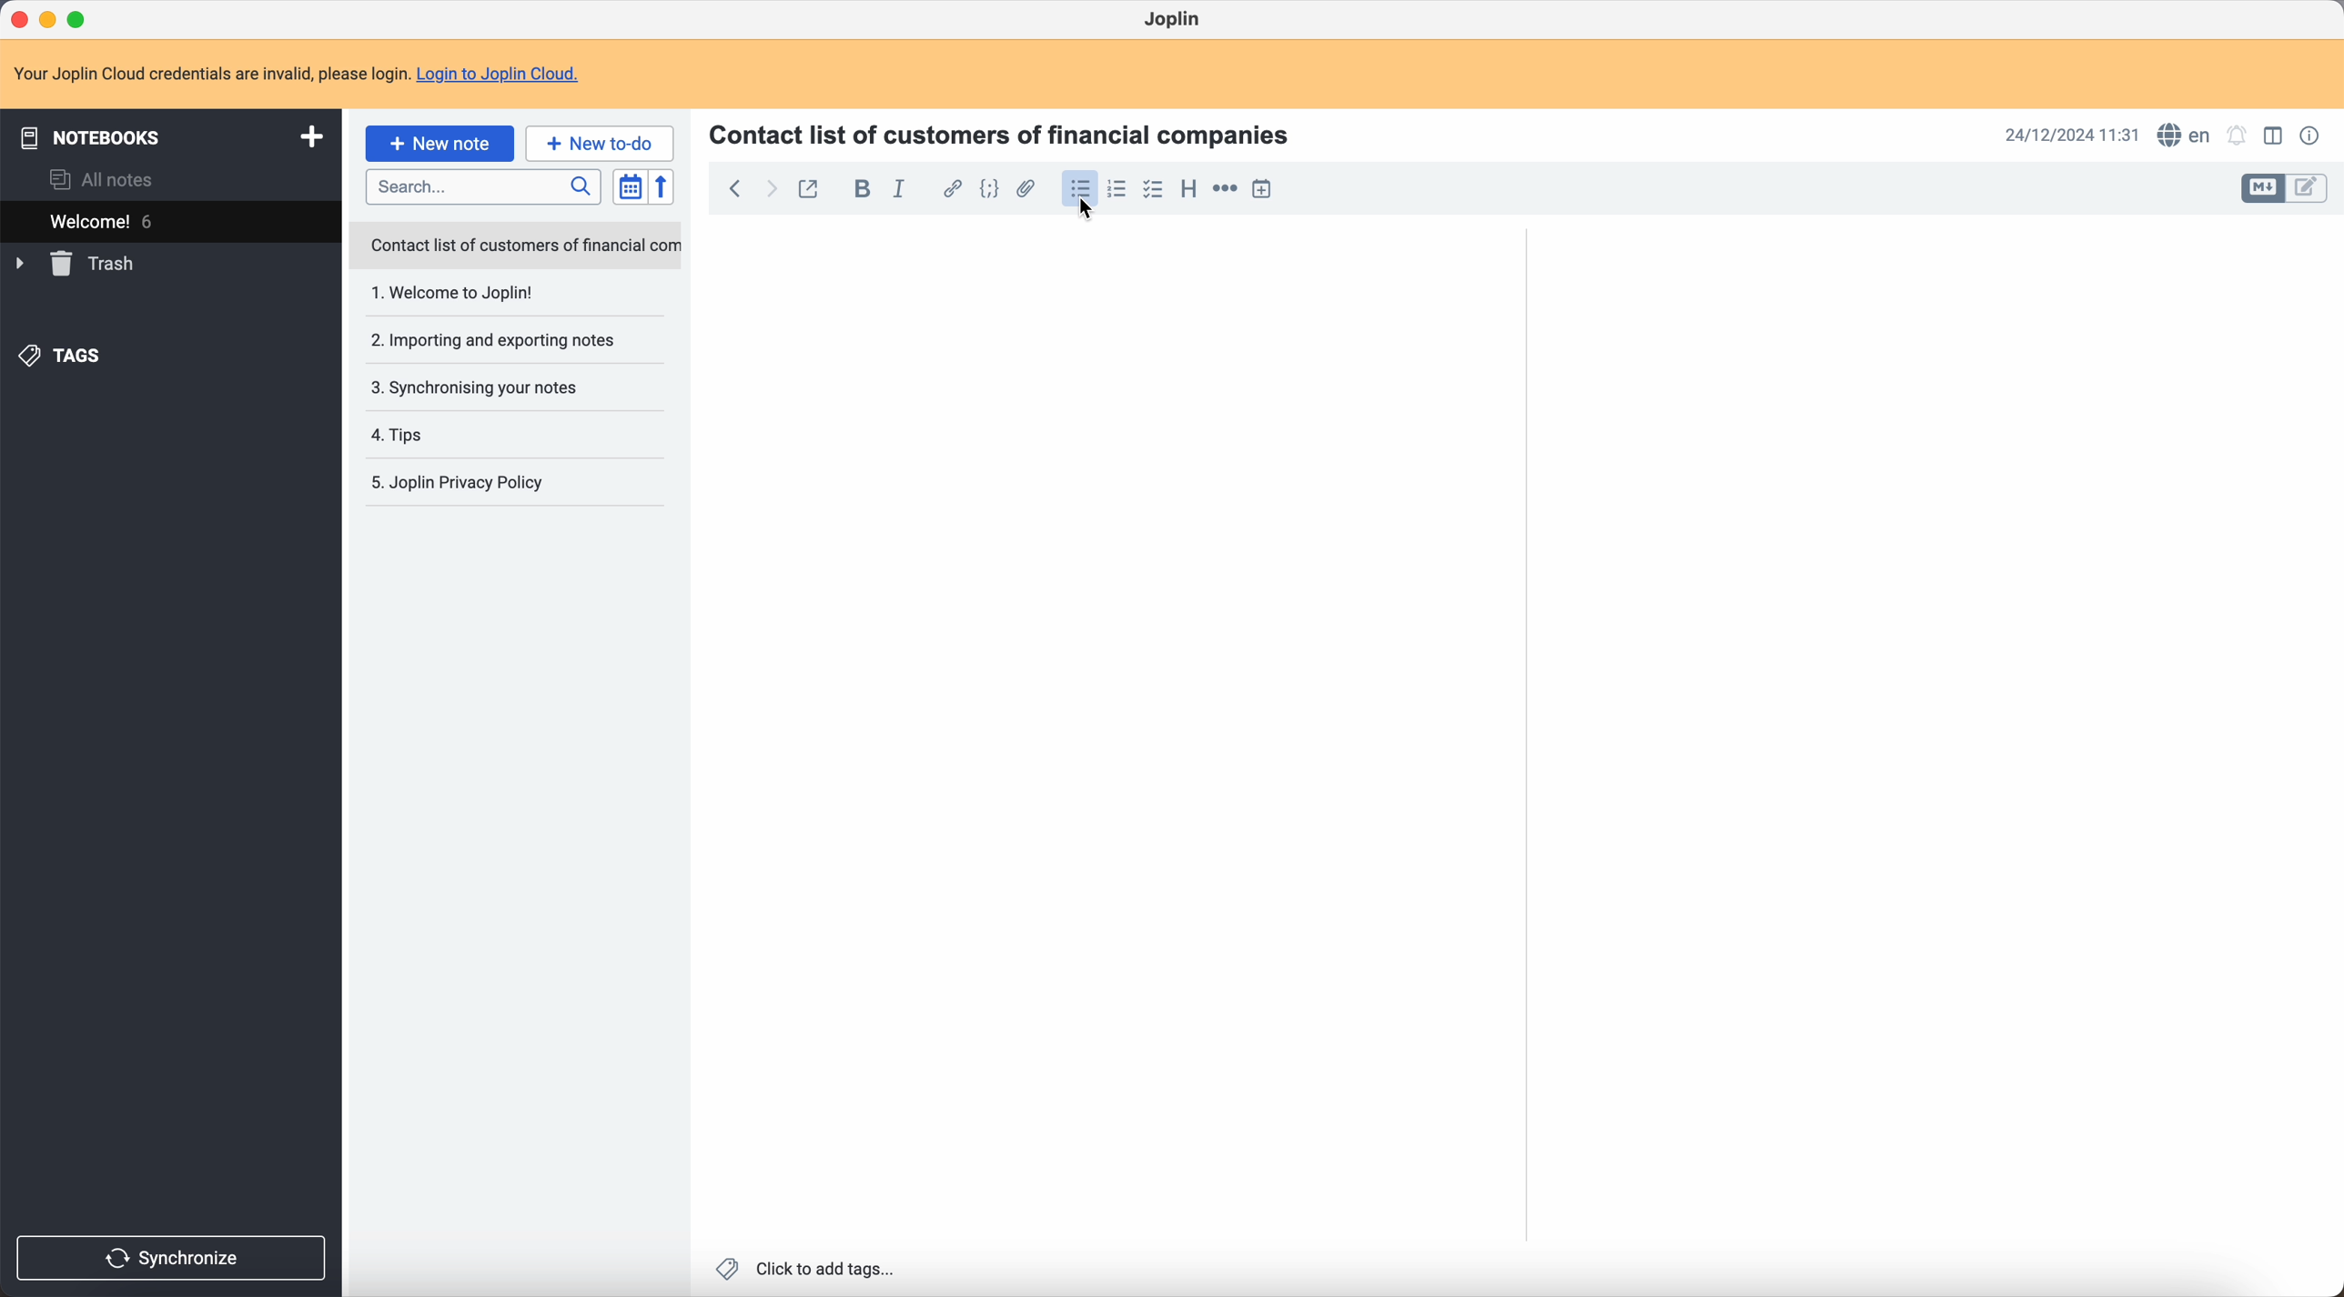 The width and height of the screenshot is (2344, 1297). I want to click on welcome, so click(154, 220).